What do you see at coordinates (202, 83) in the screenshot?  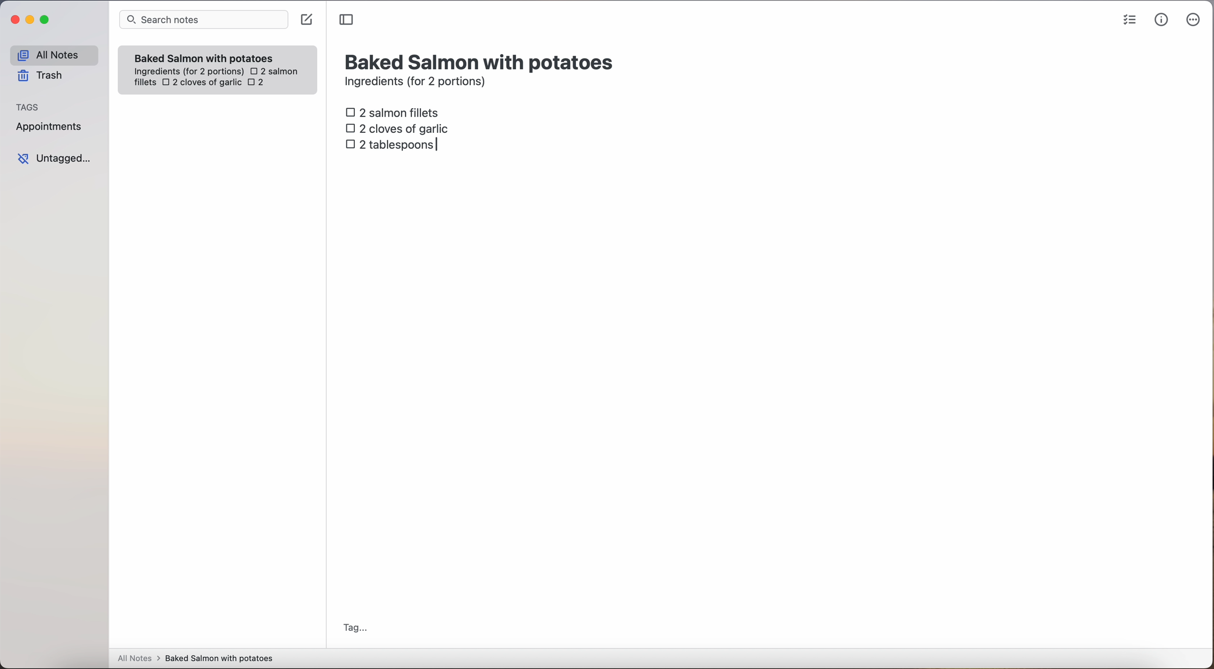 I see `2 cloves of garlic` at bounding box center [202, 83].